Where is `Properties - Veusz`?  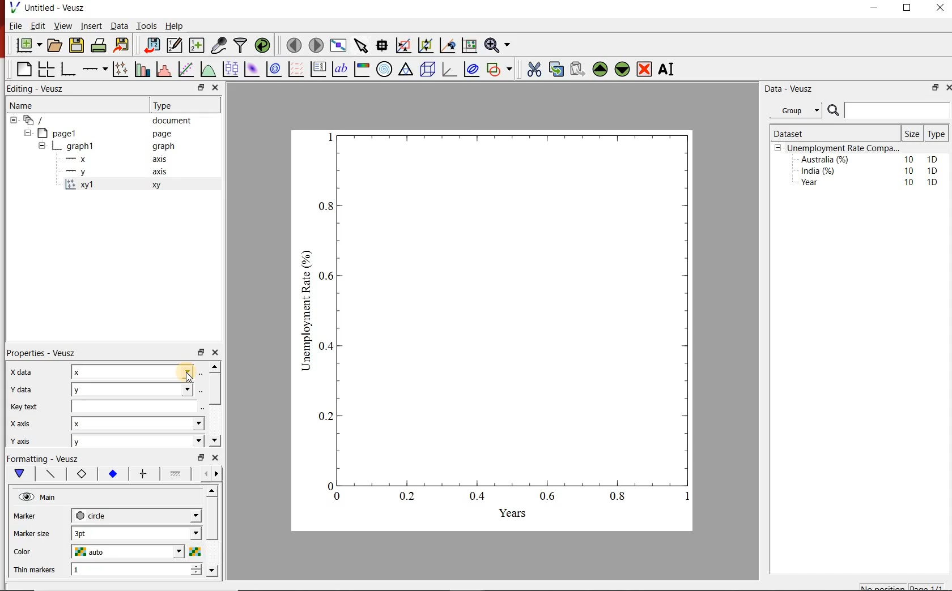 Properties - Veusz is located at coordinates (43, 354).